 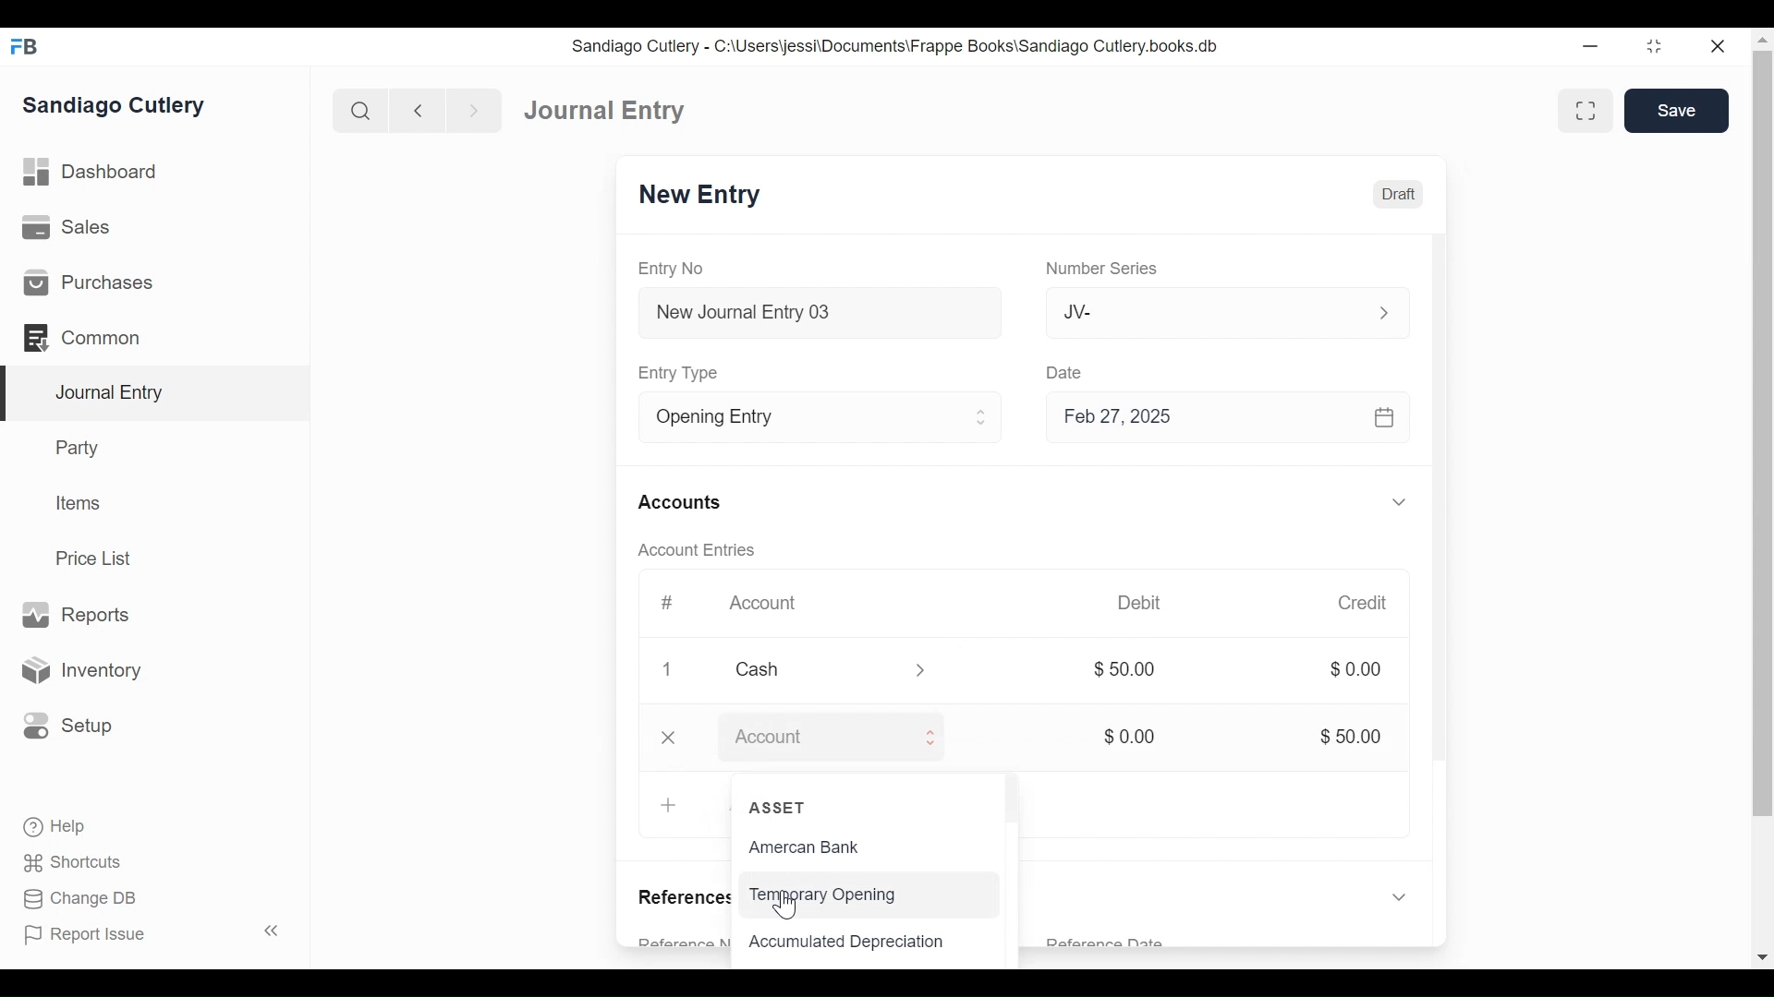 I want to click on Dashboard, so click(x=91, y=173).